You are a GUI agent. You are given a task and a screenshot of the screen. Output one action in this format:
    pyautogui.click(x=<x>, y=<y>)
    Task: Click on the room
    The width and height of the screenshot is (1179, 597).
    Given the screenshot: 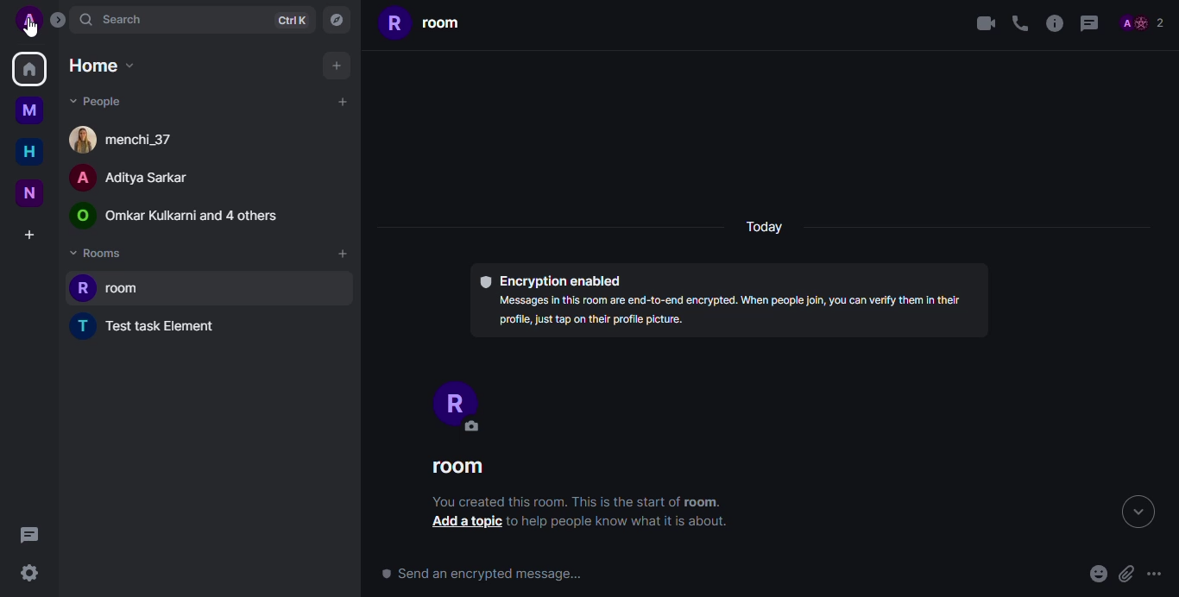 What is the action you would take?
    pyautogui.click(x=113, y=288)
    